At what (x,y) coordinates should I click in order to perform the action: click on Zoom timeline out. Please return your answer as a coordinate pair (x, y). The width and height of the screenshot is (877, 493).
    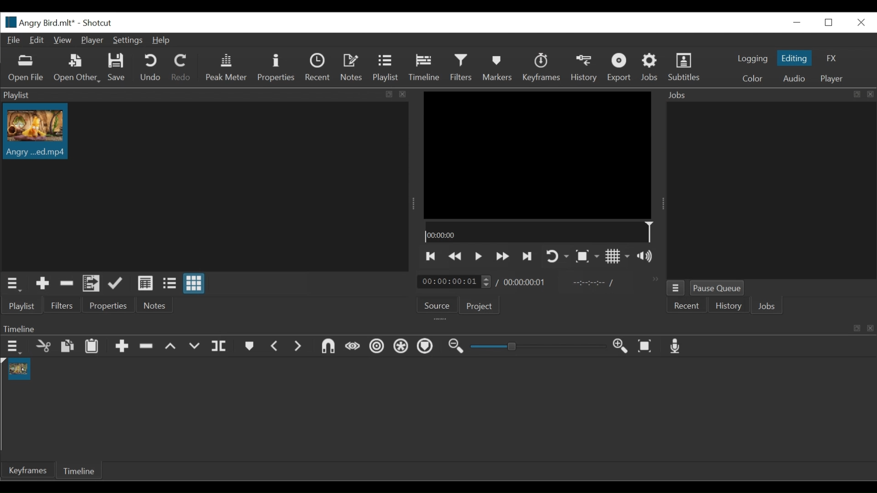
    Looking at the image, I should click on (456, 347).